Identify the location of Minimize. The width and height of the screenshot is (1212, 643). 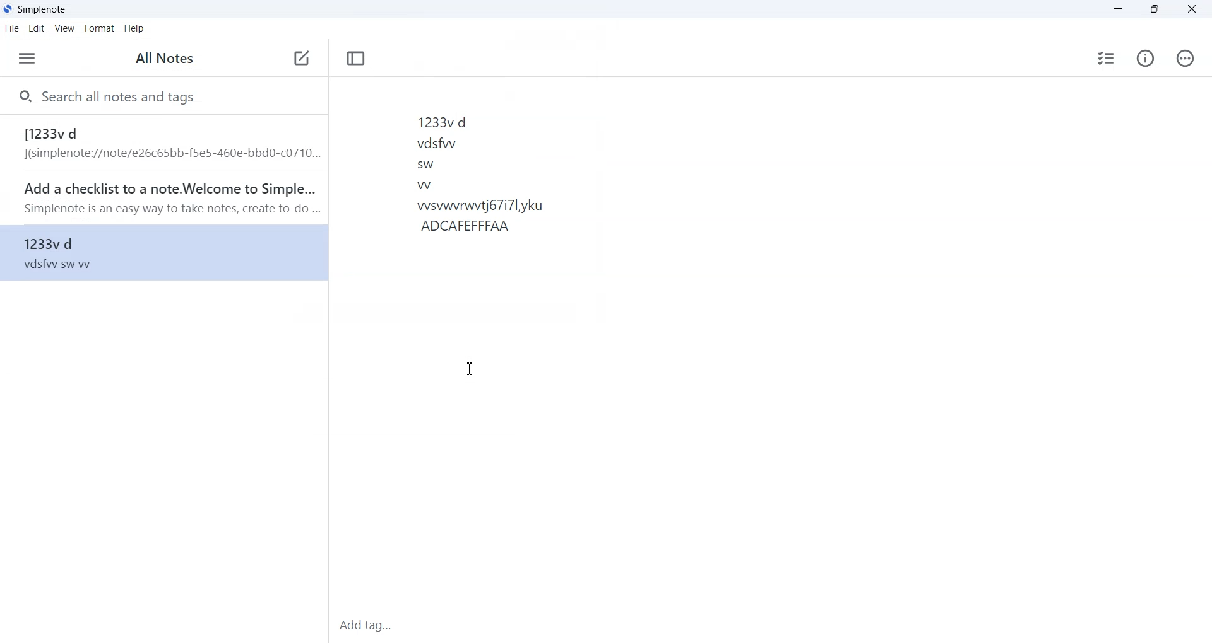
(1118, 9).